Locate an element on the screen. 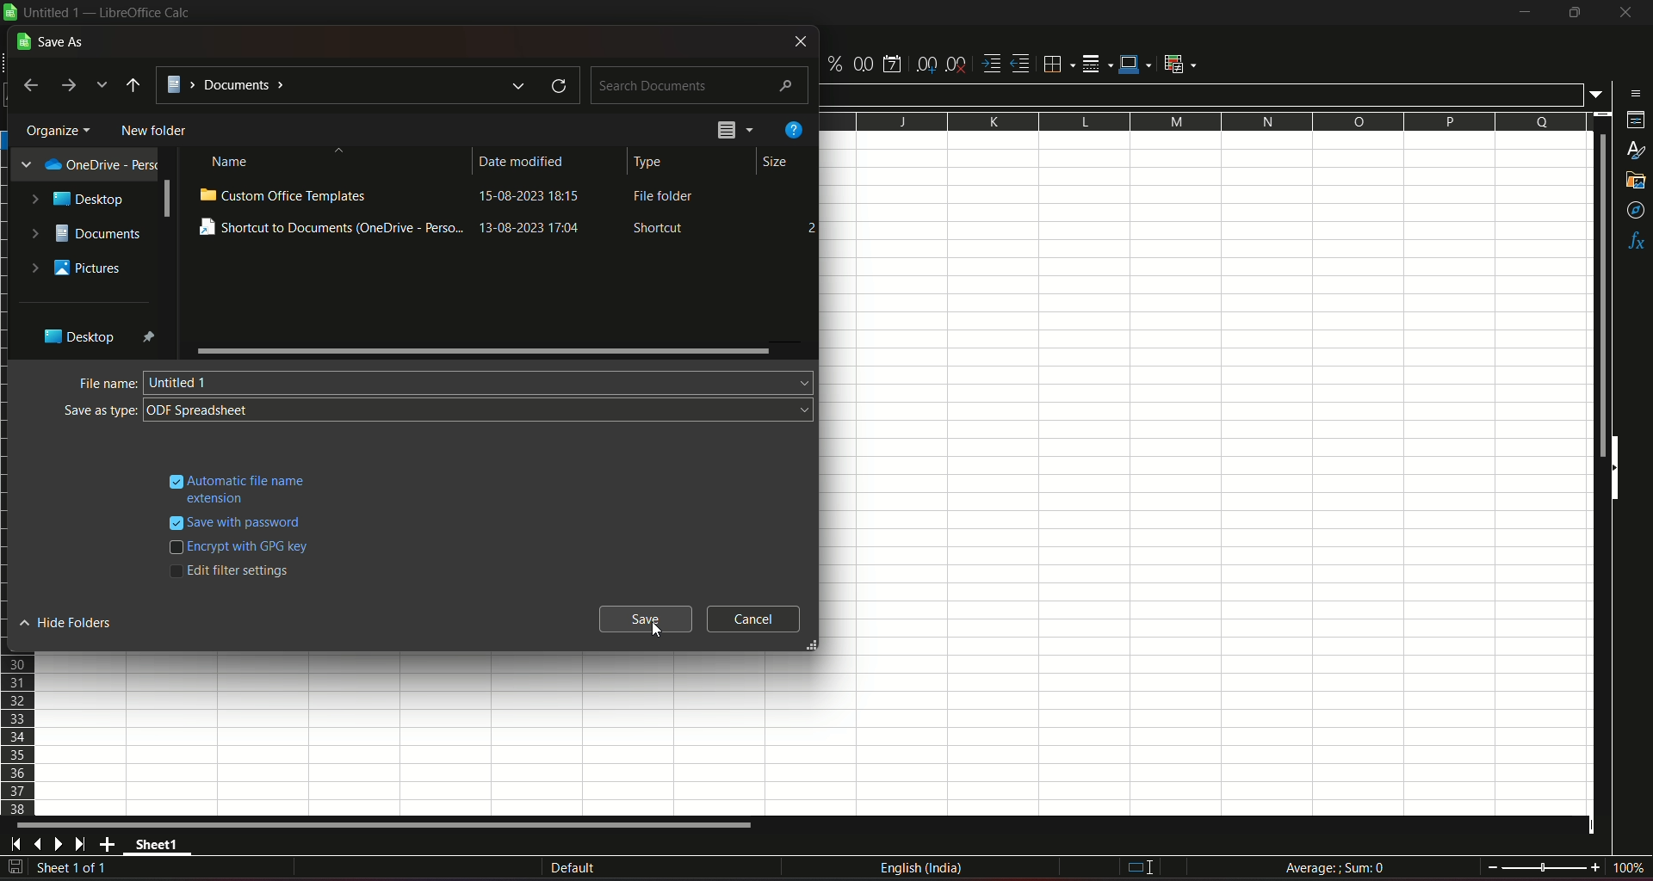  borders is located at coordinates (1058, 65).